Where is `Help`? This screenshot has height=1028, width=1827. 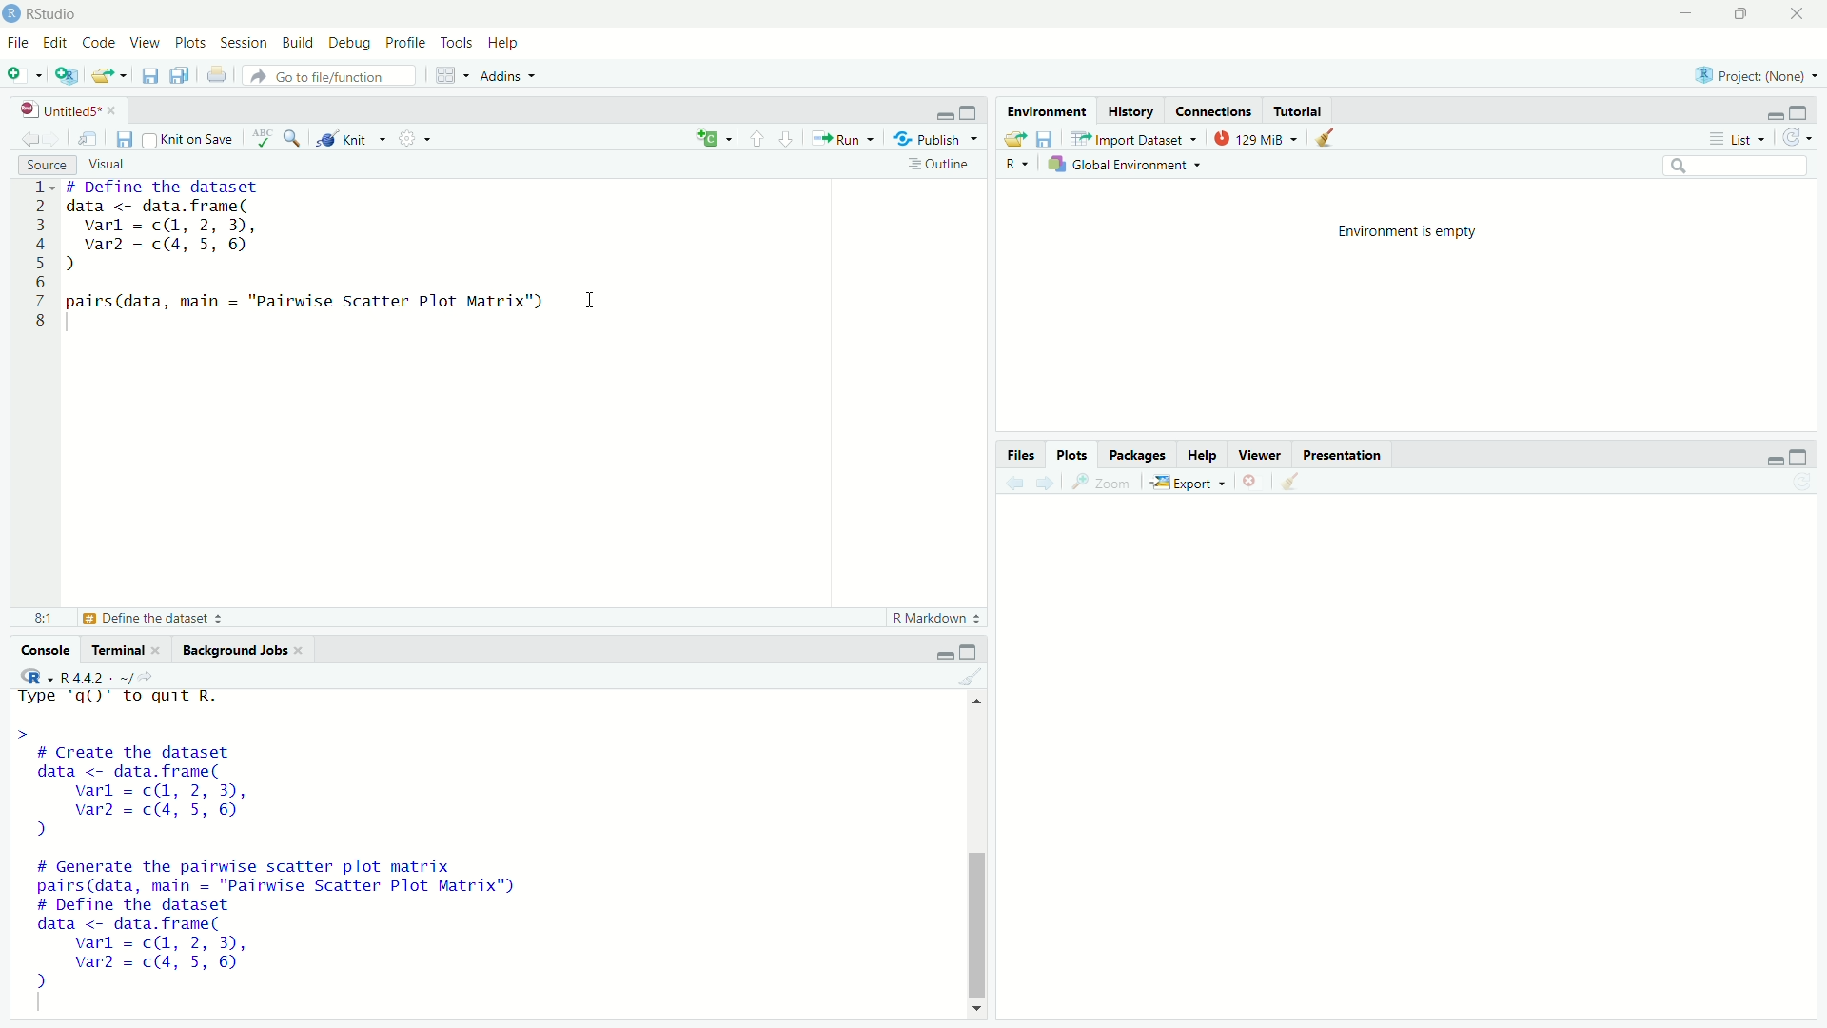
Help is located at coordinates (1203, 454).